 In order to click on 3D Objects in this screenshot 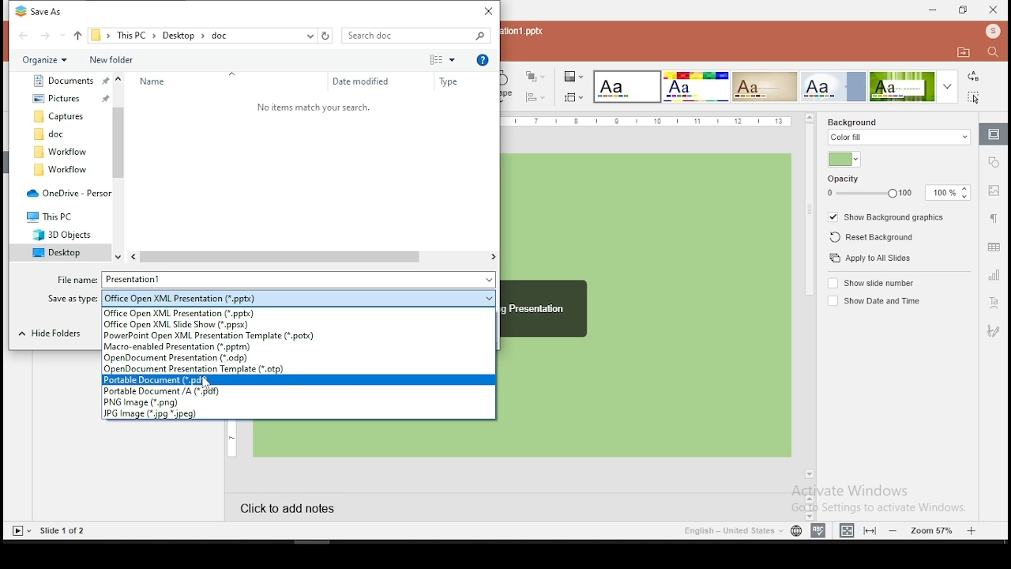, I will do `click(58, 236)`.